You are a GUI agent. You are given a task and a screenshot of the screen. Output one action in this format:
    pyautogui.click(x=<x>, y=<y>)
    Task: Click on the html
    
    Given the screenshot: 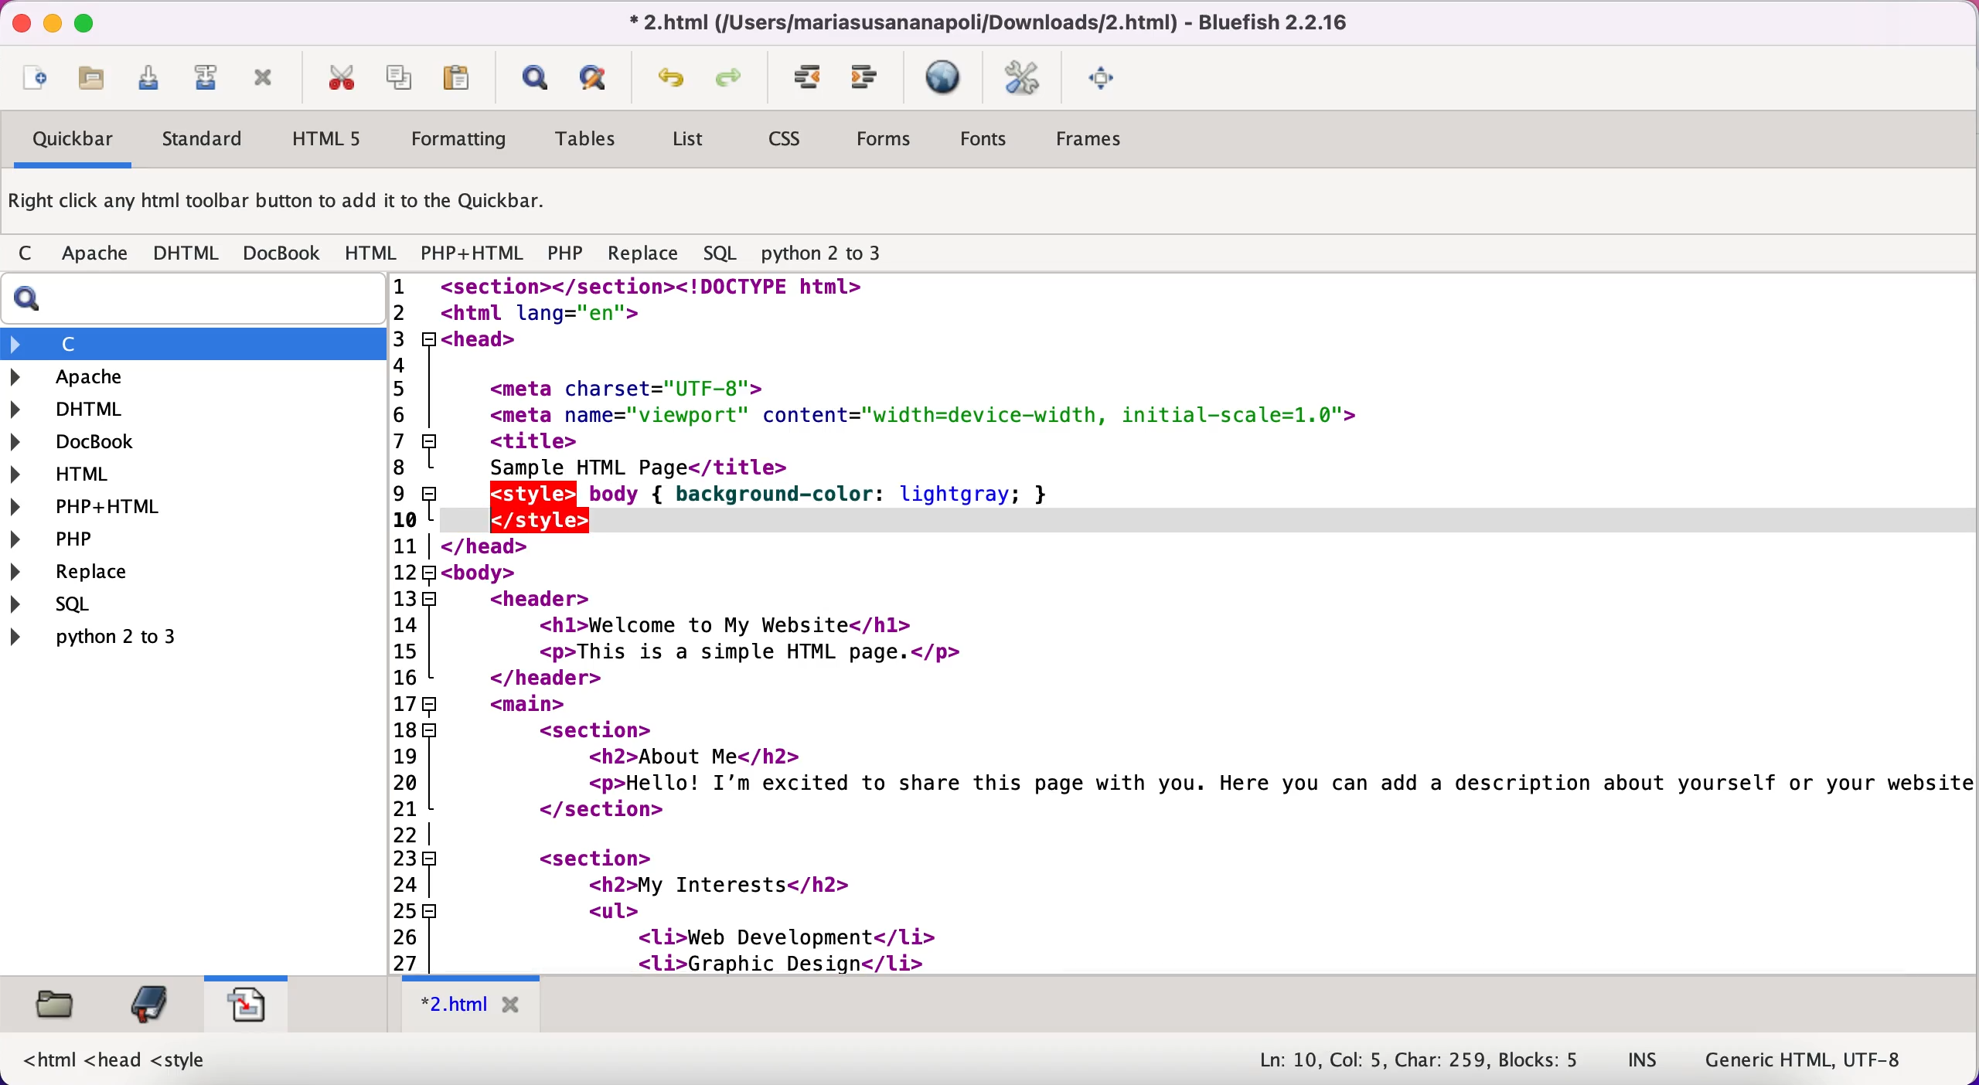 What is the action you would take?
    pyautogui.click(x=78, y=477)
    